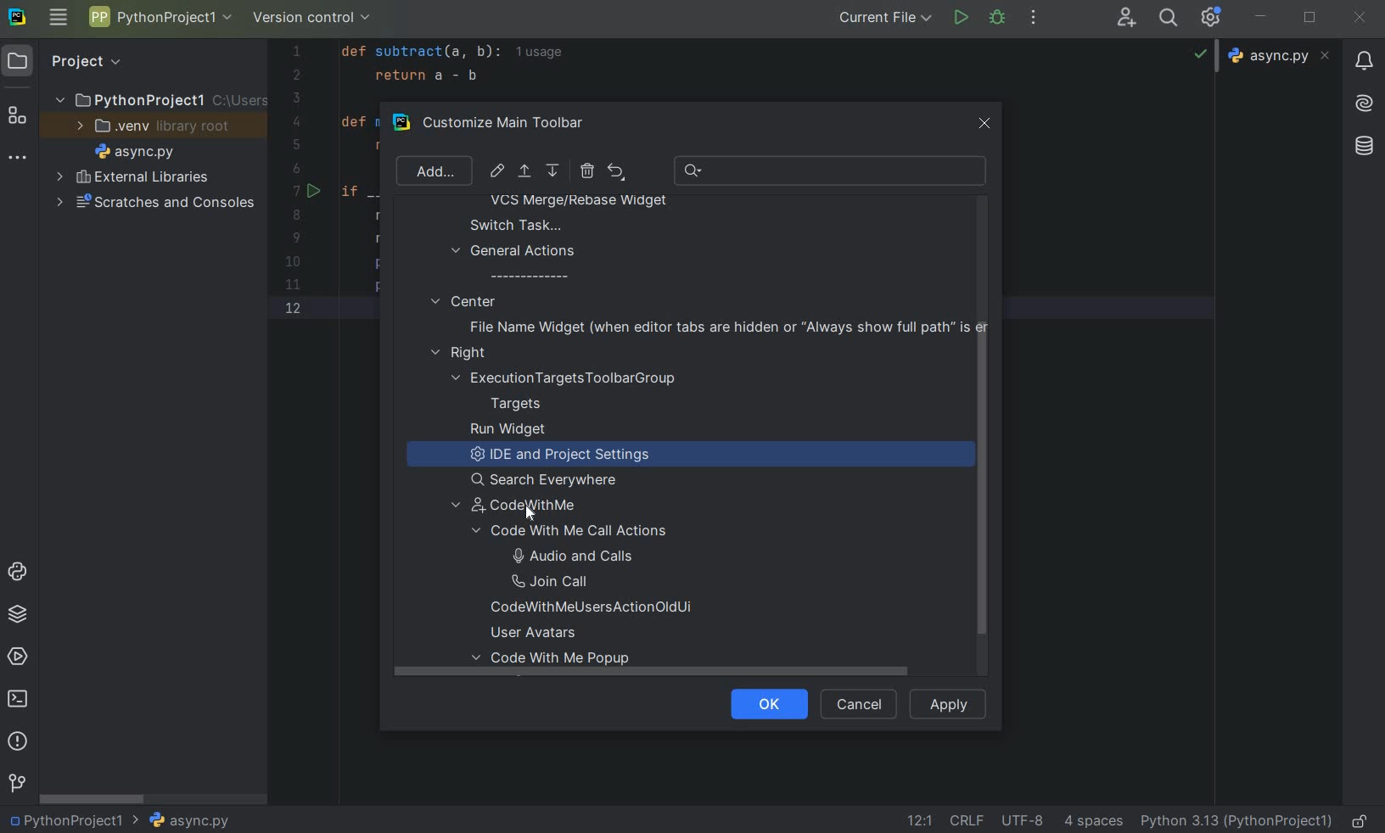 The width and height of the screenshot is (1385, 833). What do you see at coordinates (917, 820) in the screenshot?
I see `GO TO LINE` at bounding box center [917, 820].